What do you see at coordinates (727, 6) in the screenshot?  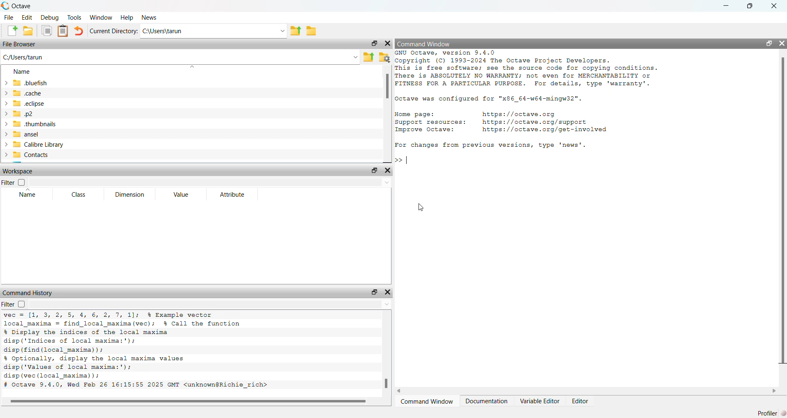 I see `minimize` at bounding box center [727, 6].